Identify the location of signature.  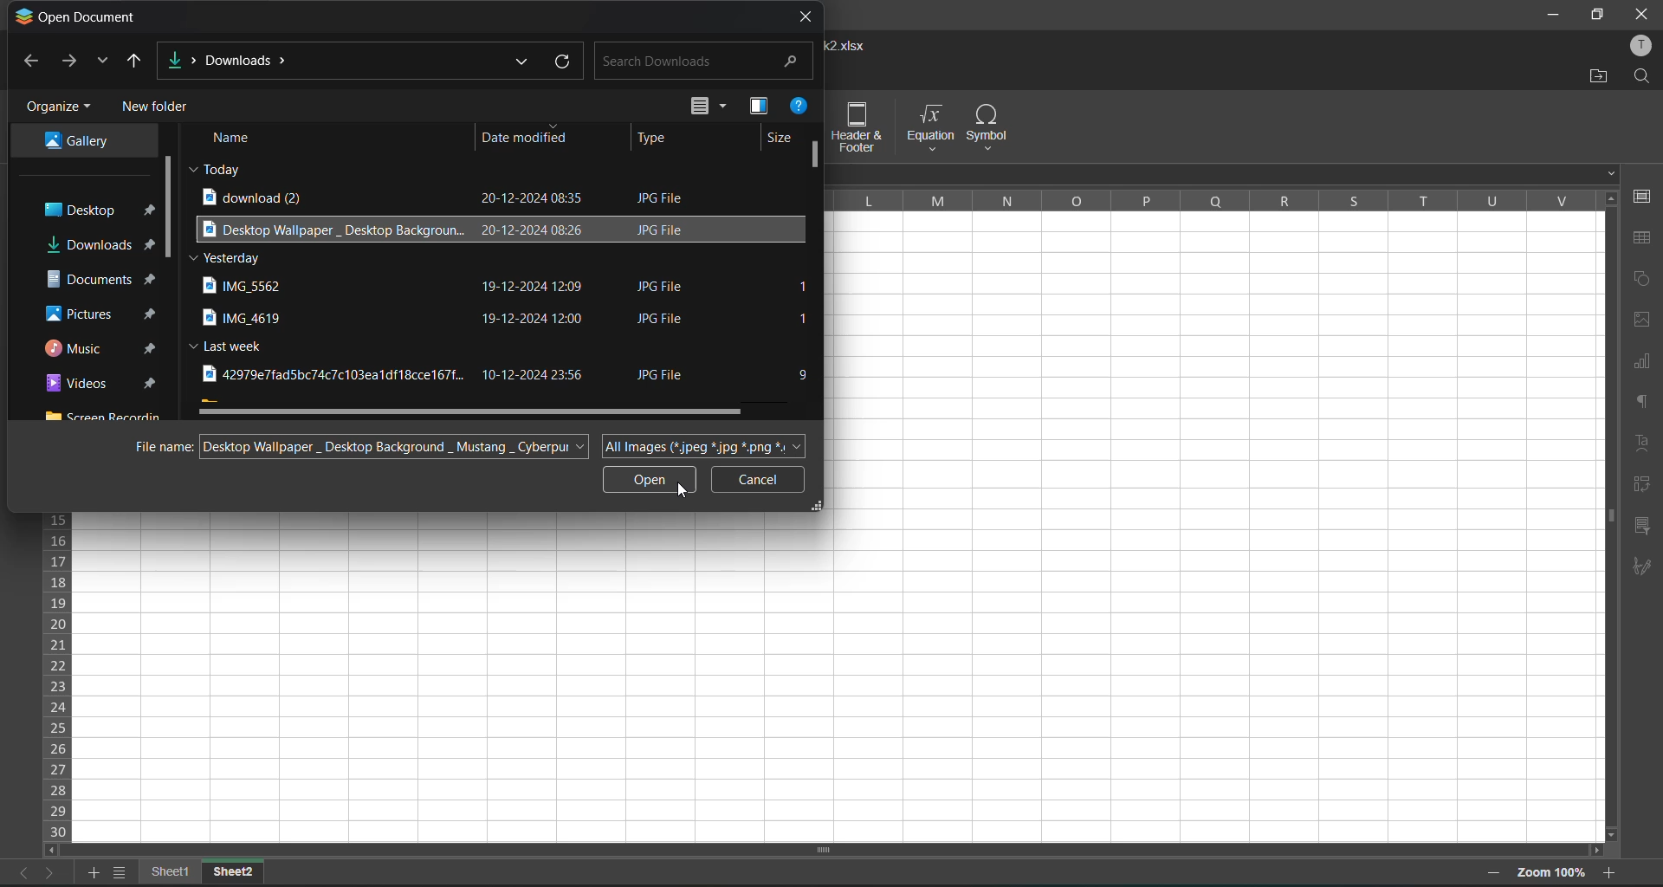
(1644, 566).